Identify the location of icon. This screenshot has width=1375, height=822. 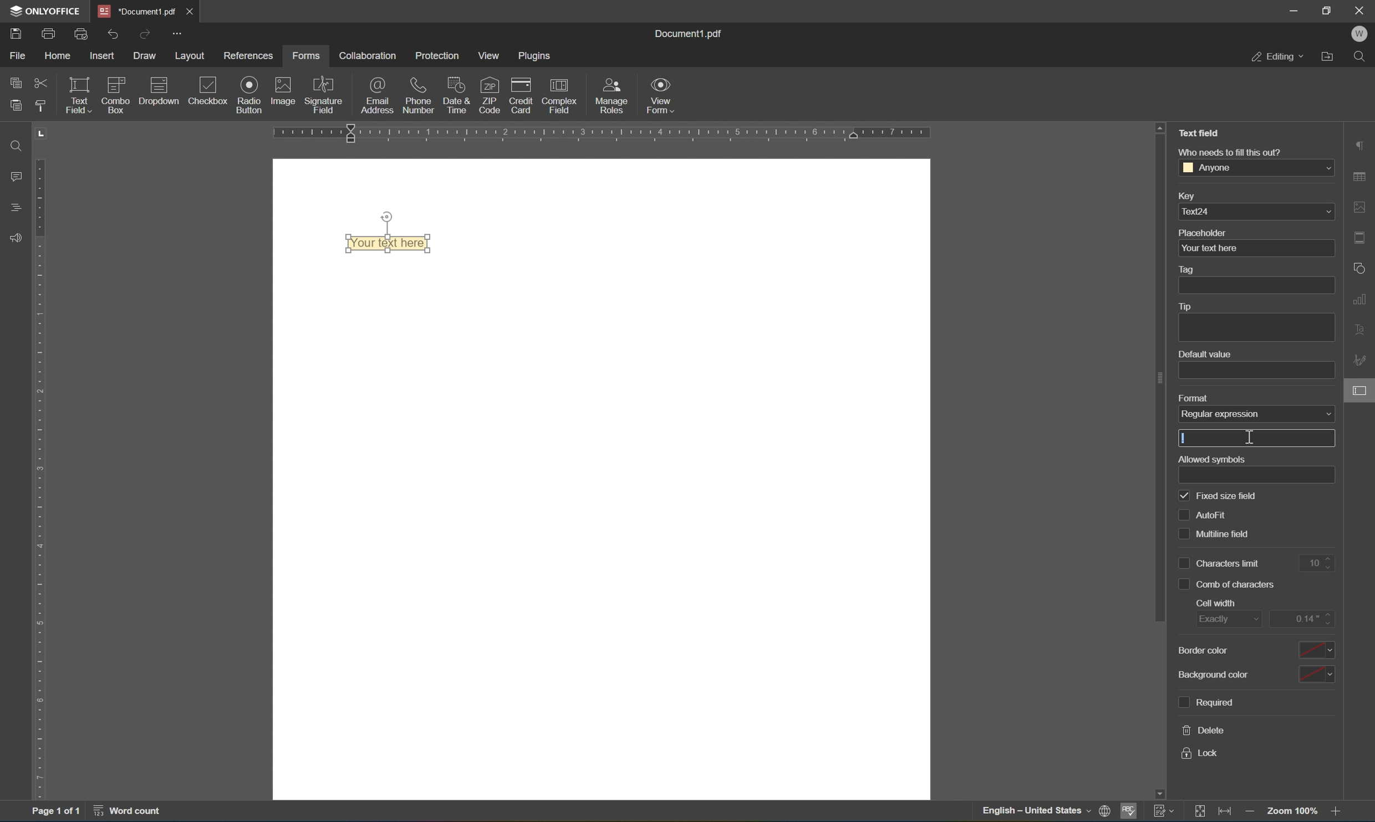
(159, 95).